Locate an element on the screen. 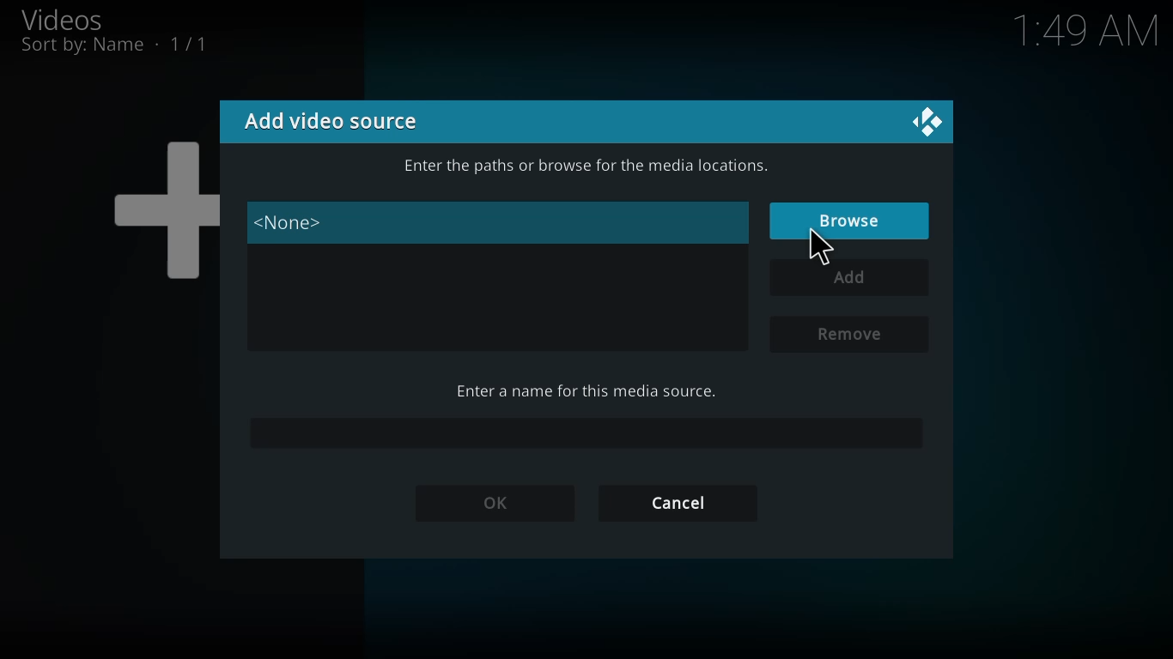 This screenshot has height=659, width=1173. close is located at coordinates (926, 123).